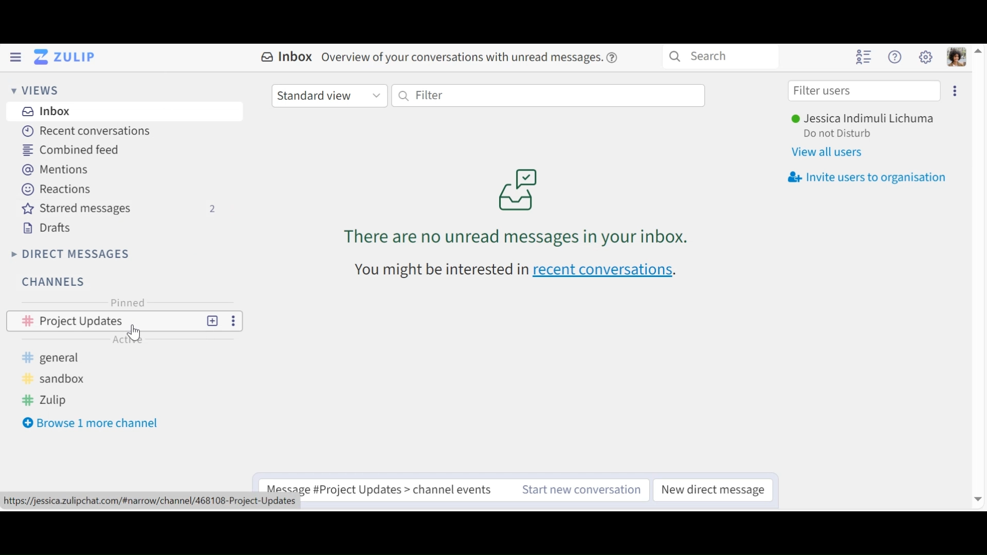  I want to click on Active, so click(127, 339).